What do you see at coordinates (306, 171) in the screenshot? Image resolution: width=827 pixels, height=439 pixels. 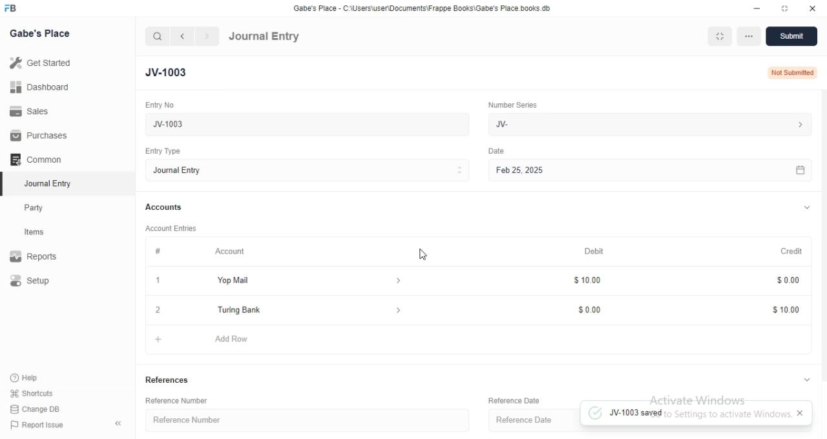 I see `Journal Entry` at bounding box center [306, 171].